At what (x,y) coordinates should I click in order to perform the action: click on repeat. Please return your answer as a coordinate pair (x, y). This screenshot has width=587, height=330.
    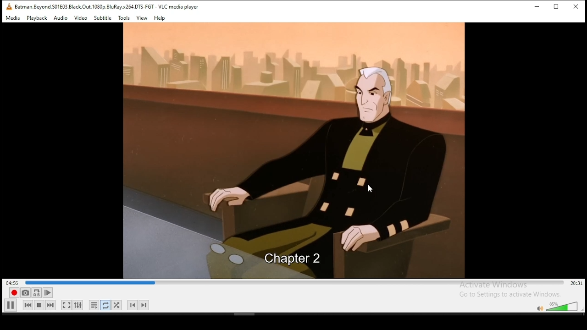
    Looking at the image, I should click on (106, 306).